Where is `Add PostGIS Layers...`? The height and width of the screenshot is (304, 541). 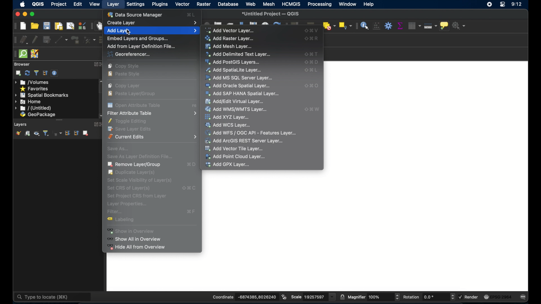
Add PostGIS Layers... is located at coordinates (262, 62).